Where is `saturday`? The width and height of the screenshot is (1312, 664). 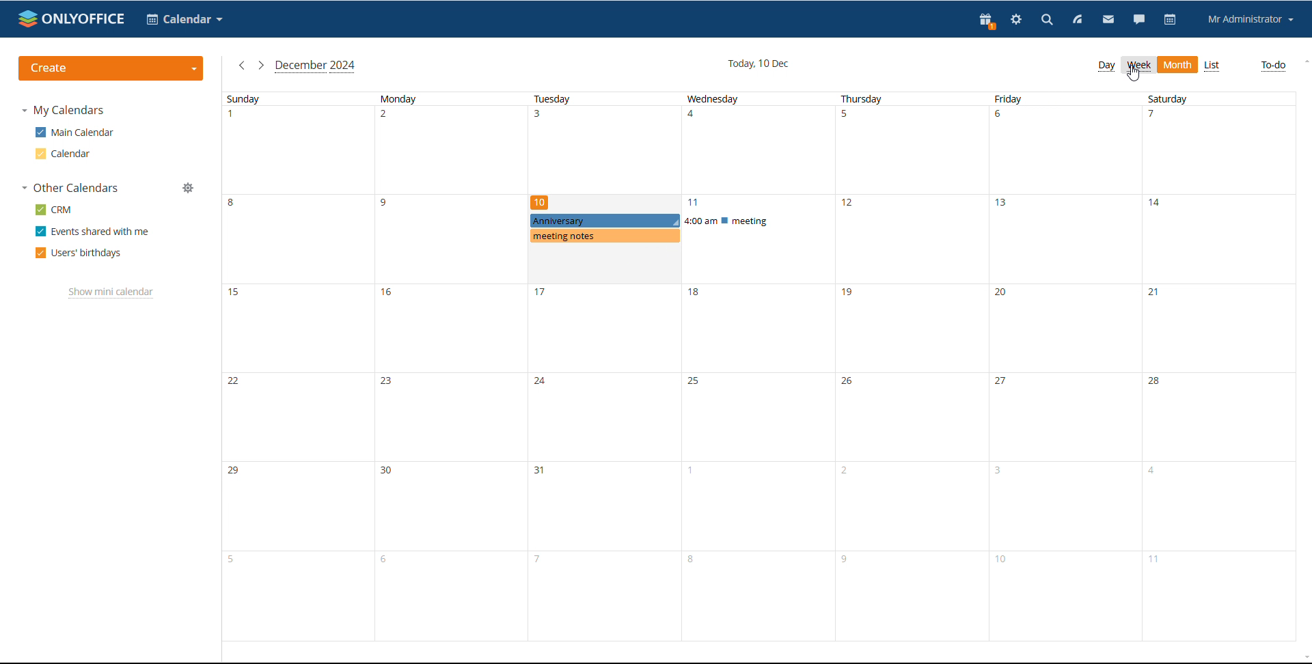 saturday is located at coordinates (1219, 366).